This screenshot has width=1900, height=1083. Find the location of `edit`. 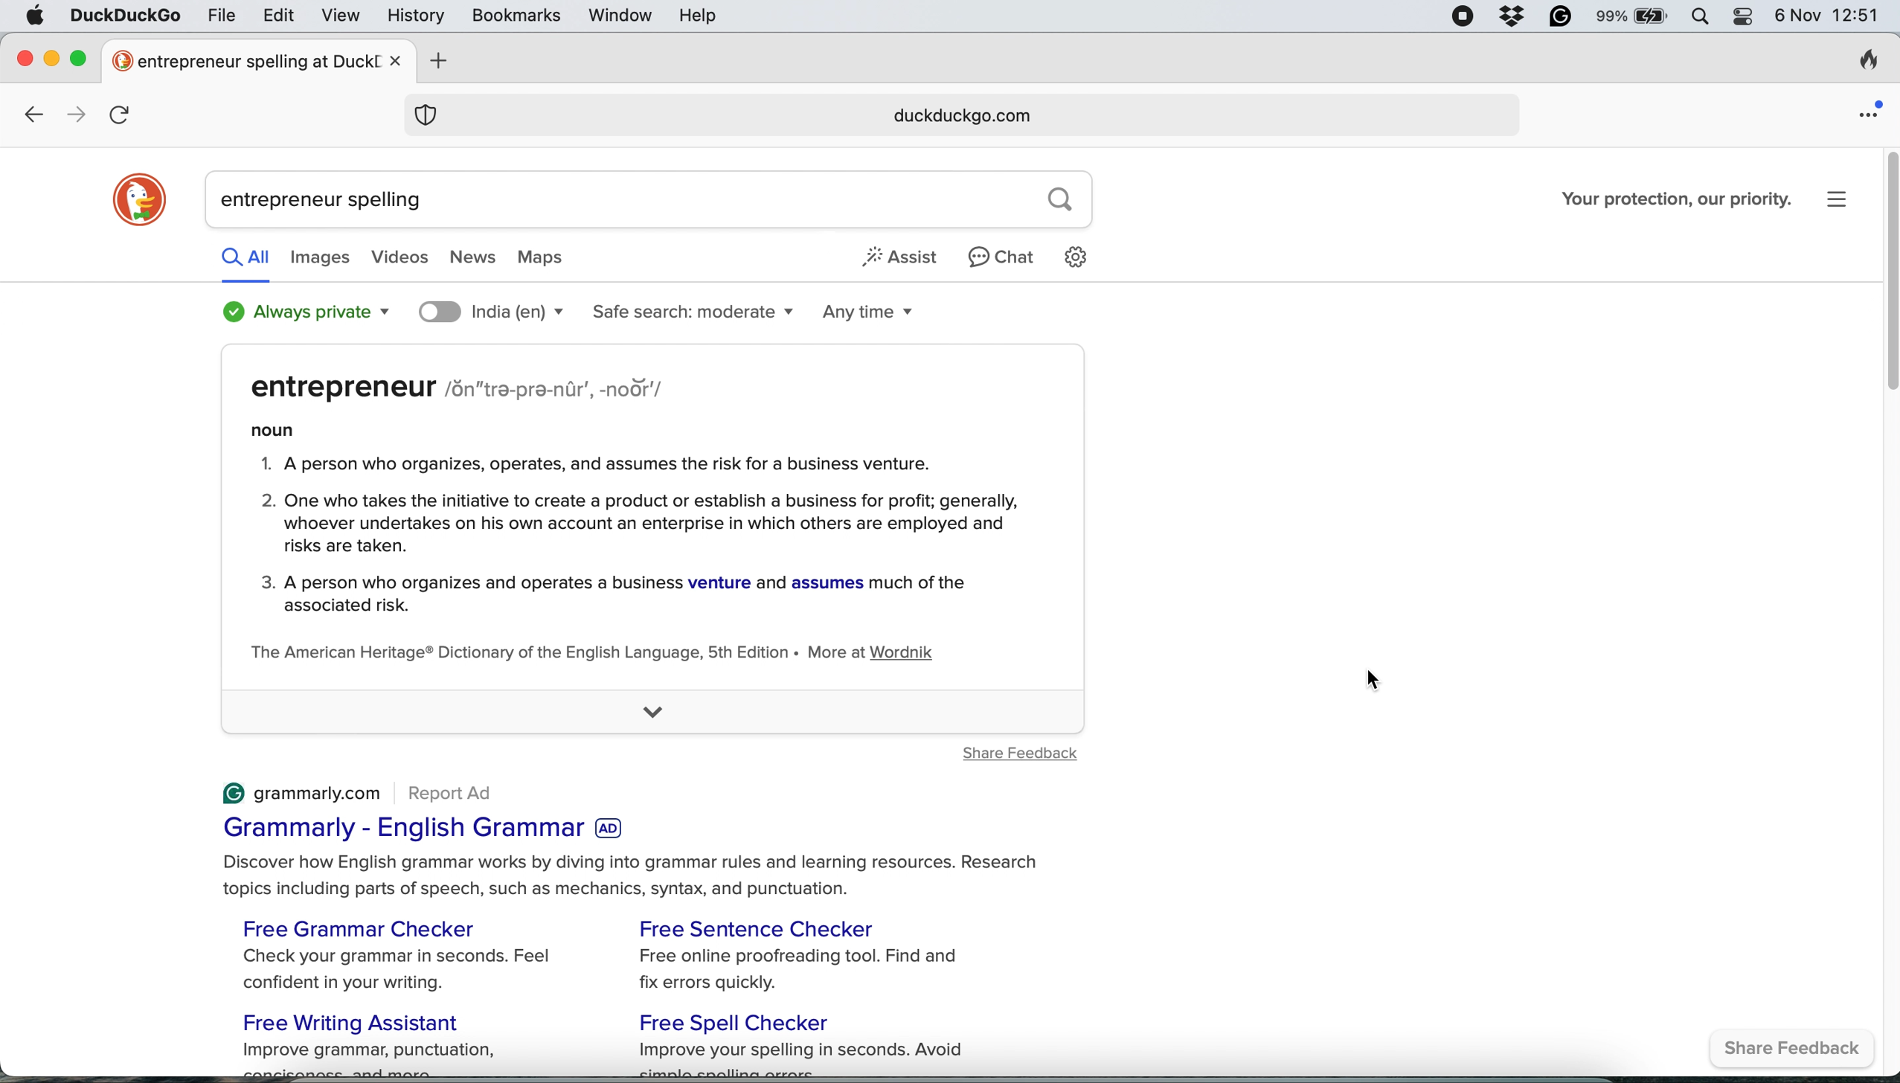

edit is located at coordinates (277, 19).